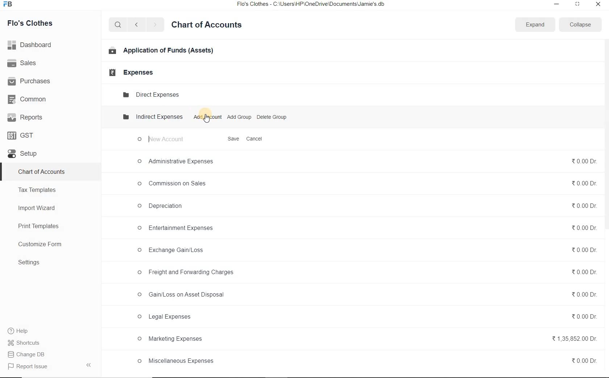 The width and height of the screenshot is (609, 378). I want to click on Import Wizard, so click(37, 208).